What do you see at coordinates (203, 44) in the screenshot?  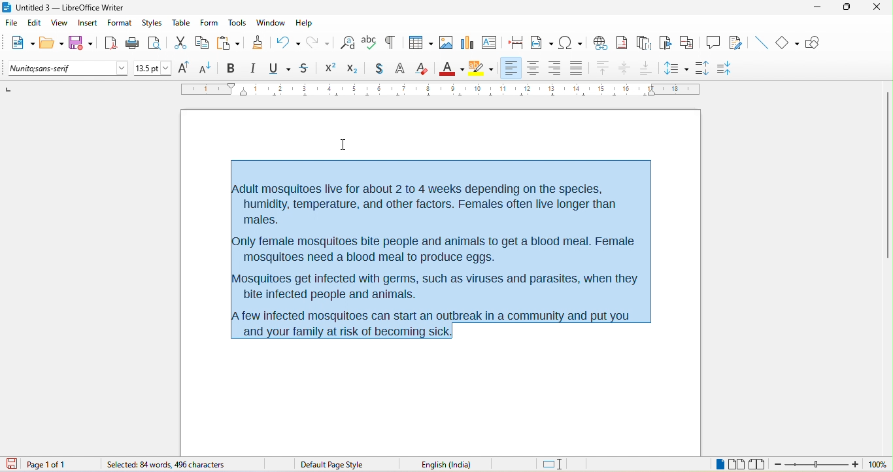 I see `copy` at bounding box center [203, 44].